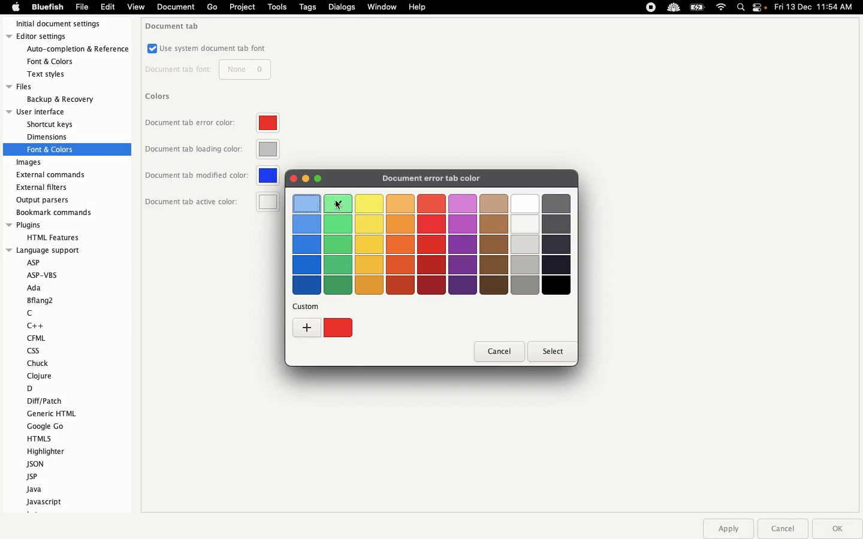  What do you see at coordinates (174, 8) in the screenshot?
I see `document` at bounding box center [174, 8].